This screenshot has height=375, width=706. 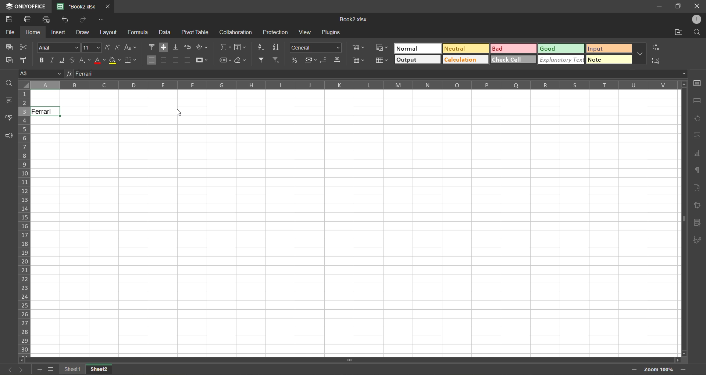 What do you see at coordinates (8, 369) in the screenshot?
I see `previous` at bounding box center [8, 369].